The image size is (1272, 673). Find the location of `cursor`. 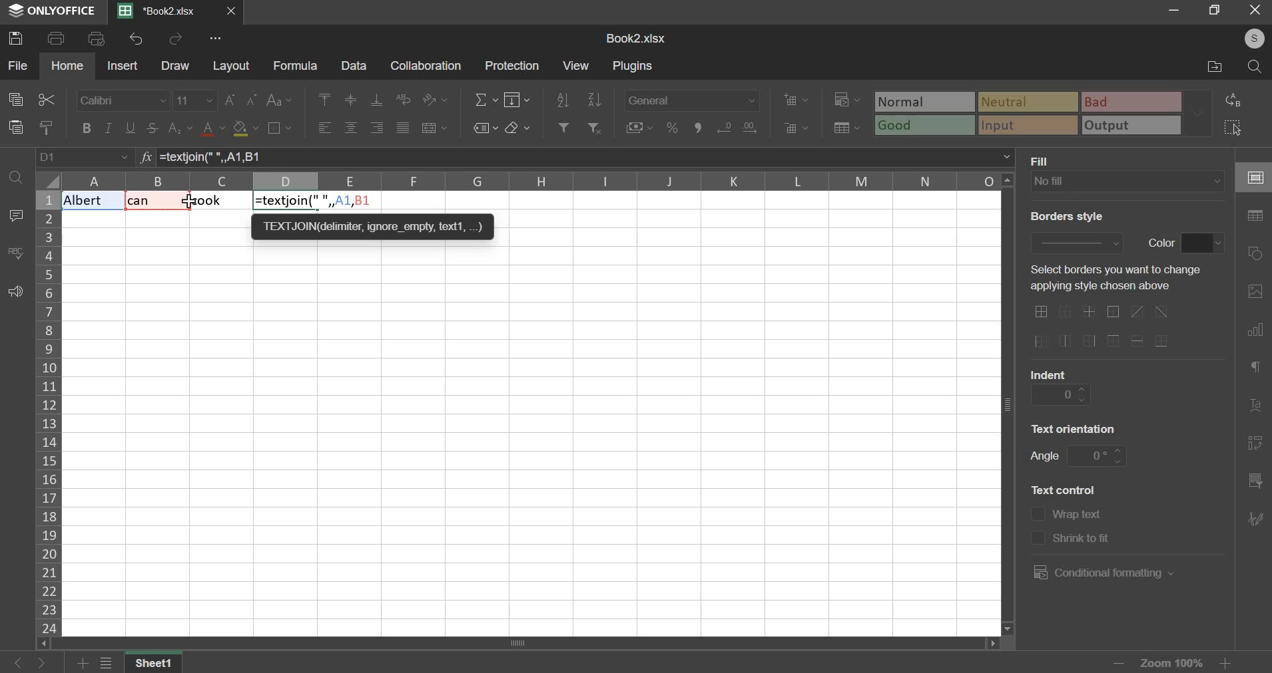

cursor is located at coordinates (184, 204).